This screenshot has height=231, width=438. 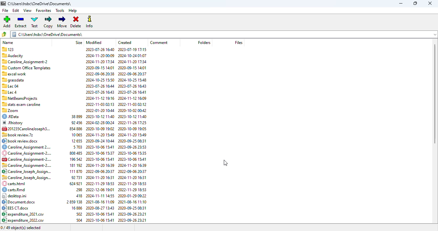 I want to click on size, so click(x=79, y=42).